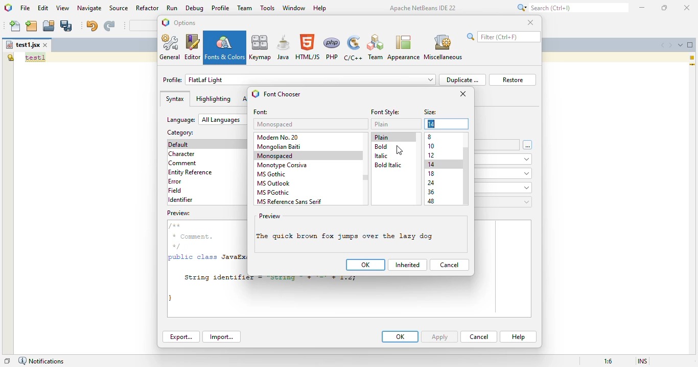 The height and width of the screenshot is (367, 698). I want to click on /**, so click(176, 226).